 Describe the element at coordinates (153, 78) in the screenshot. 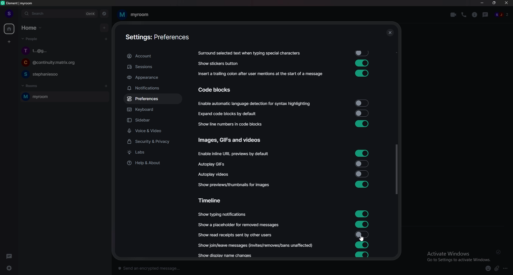

I see `appearance` at that location.